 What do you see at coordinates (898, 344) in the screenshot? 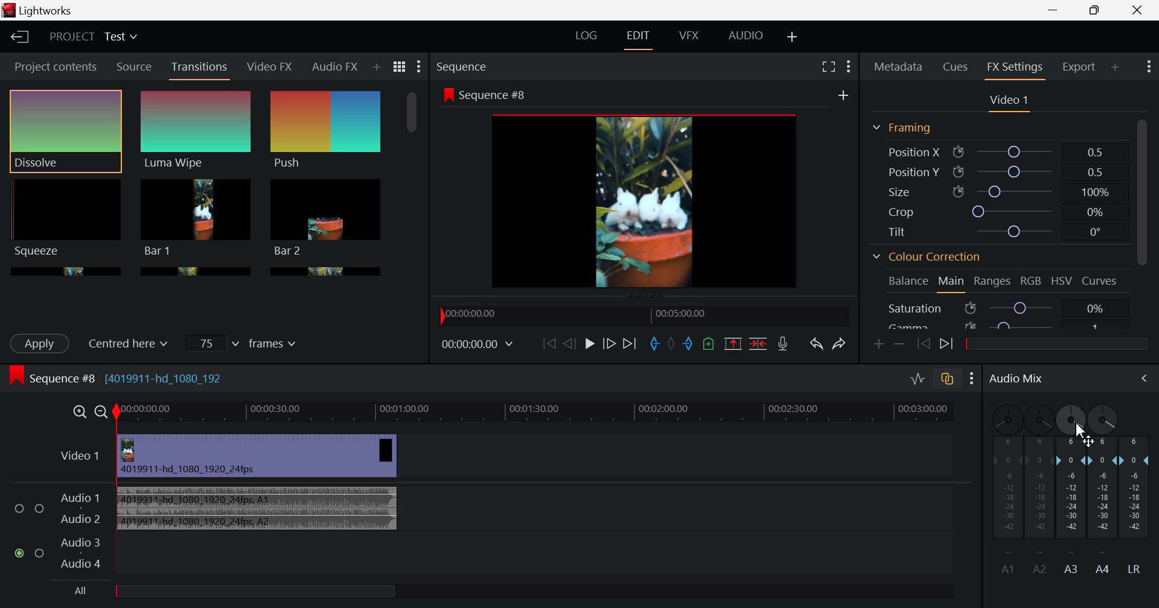
I see `Remove keyframe` at bounding box center [898, 344].